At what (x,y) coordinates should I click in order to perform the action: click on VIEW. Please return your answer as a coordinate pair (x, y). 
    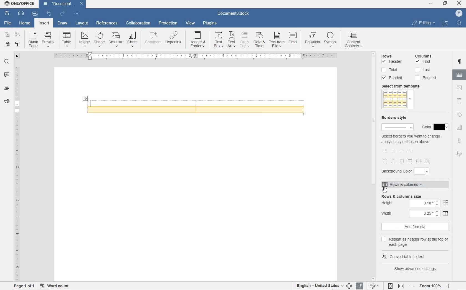
    Looking at the image, I should click on (190, 23).